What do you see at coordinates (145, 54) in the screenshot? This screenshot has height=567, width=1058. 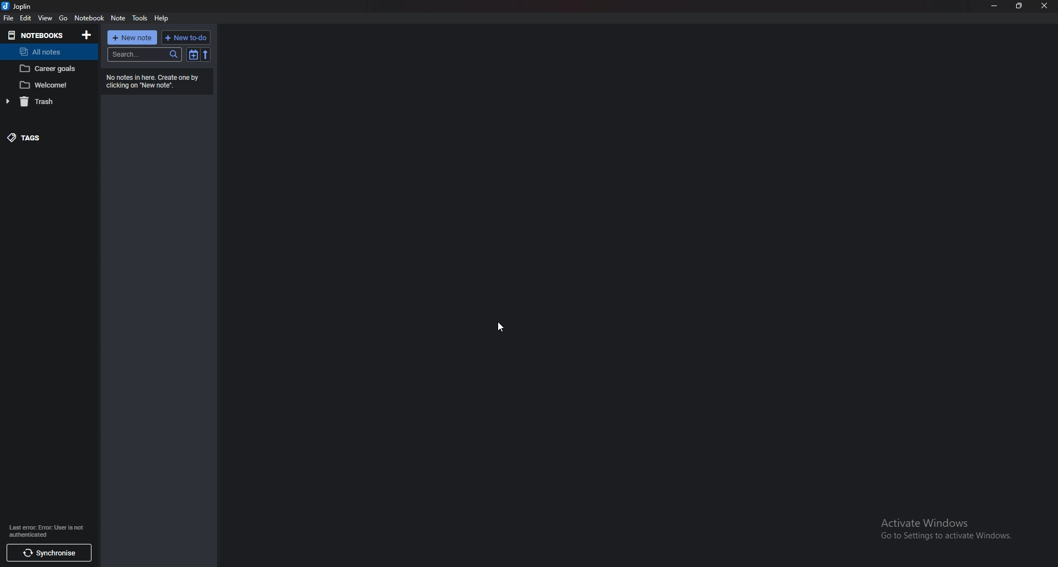 I see `Search` at bounding box center [145, 54].